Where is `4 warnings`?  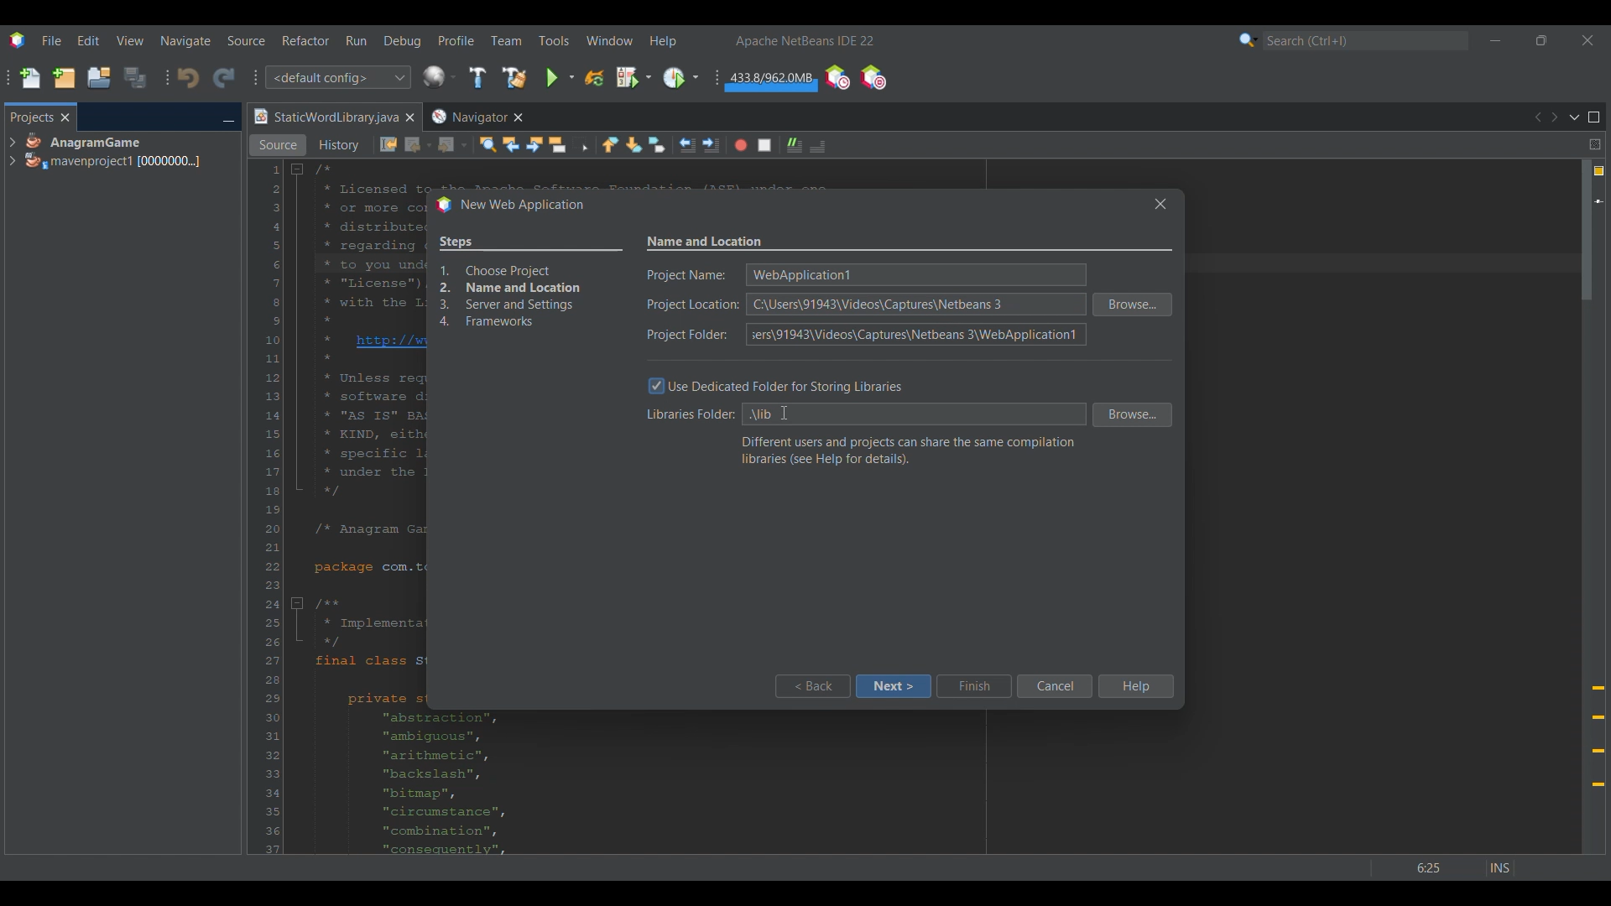 4 warnings is located at coordinates (1599, 171).